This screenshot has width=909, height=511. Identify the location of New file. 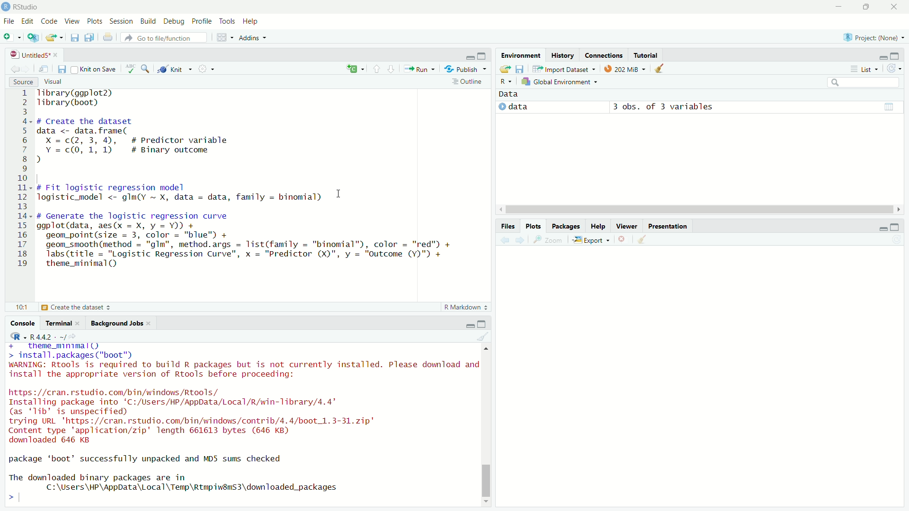
(12, 38).